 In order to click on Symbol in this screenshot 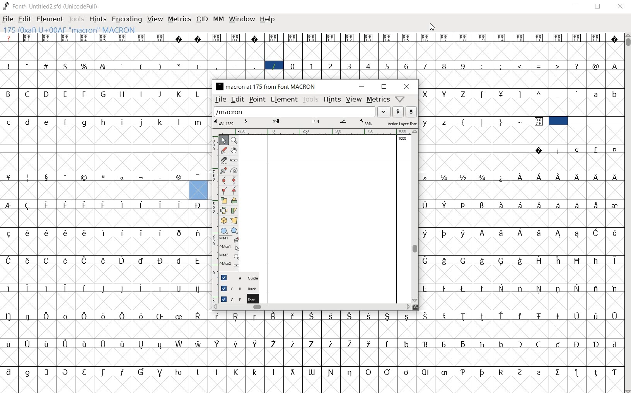, I will do `click(256, 316)`.